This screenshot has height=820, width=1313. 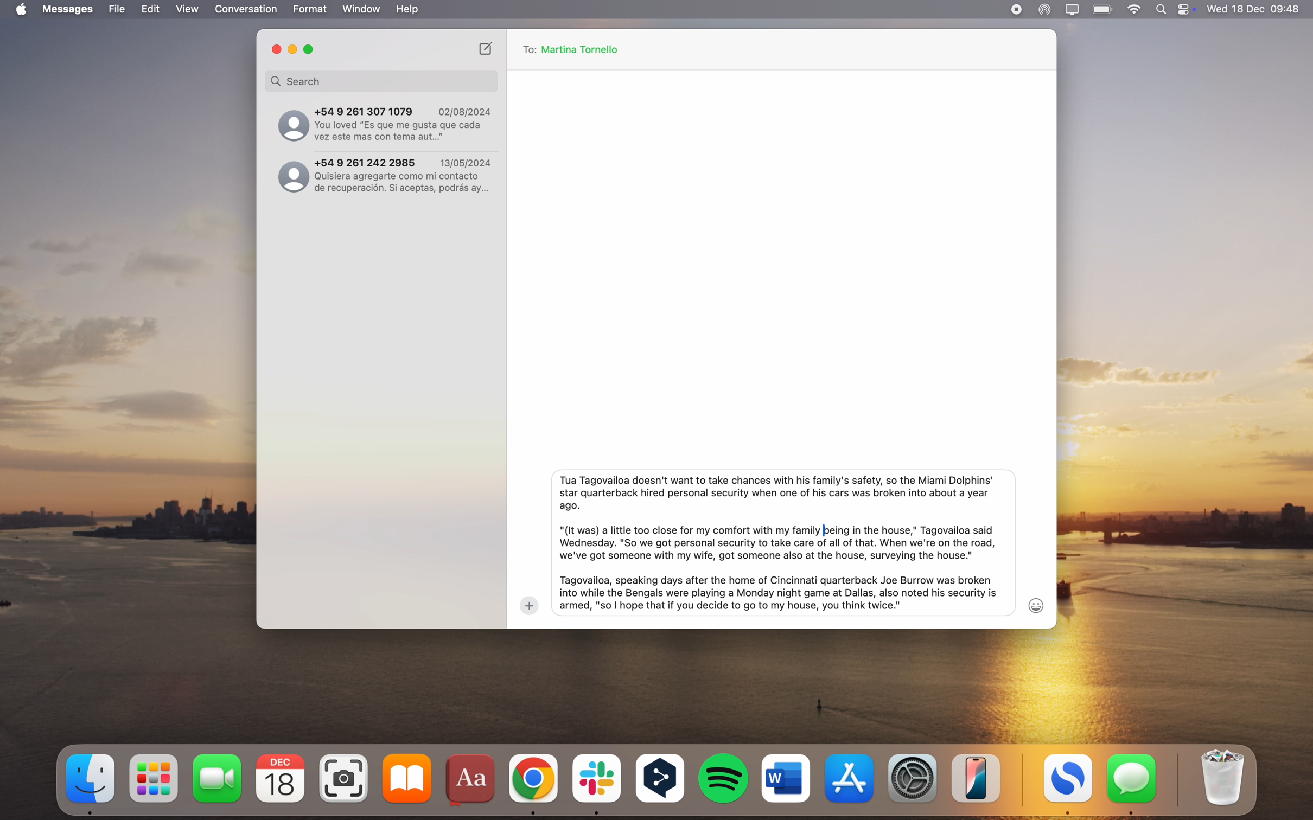 I want to click on maximize app, so click(x=311, y=49).